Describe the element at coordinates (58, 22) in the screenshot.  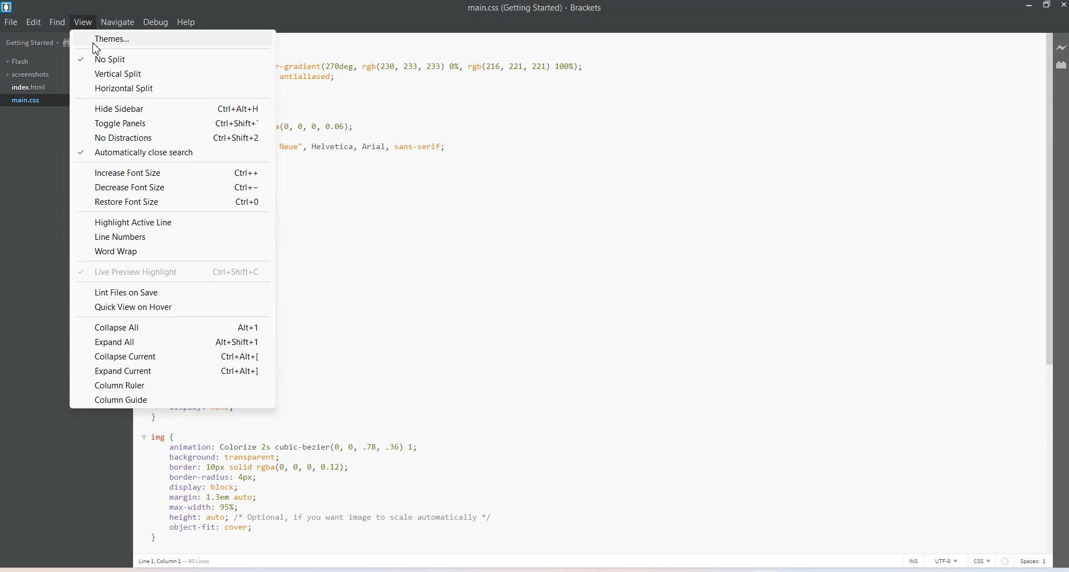
I see `Find` at that location.